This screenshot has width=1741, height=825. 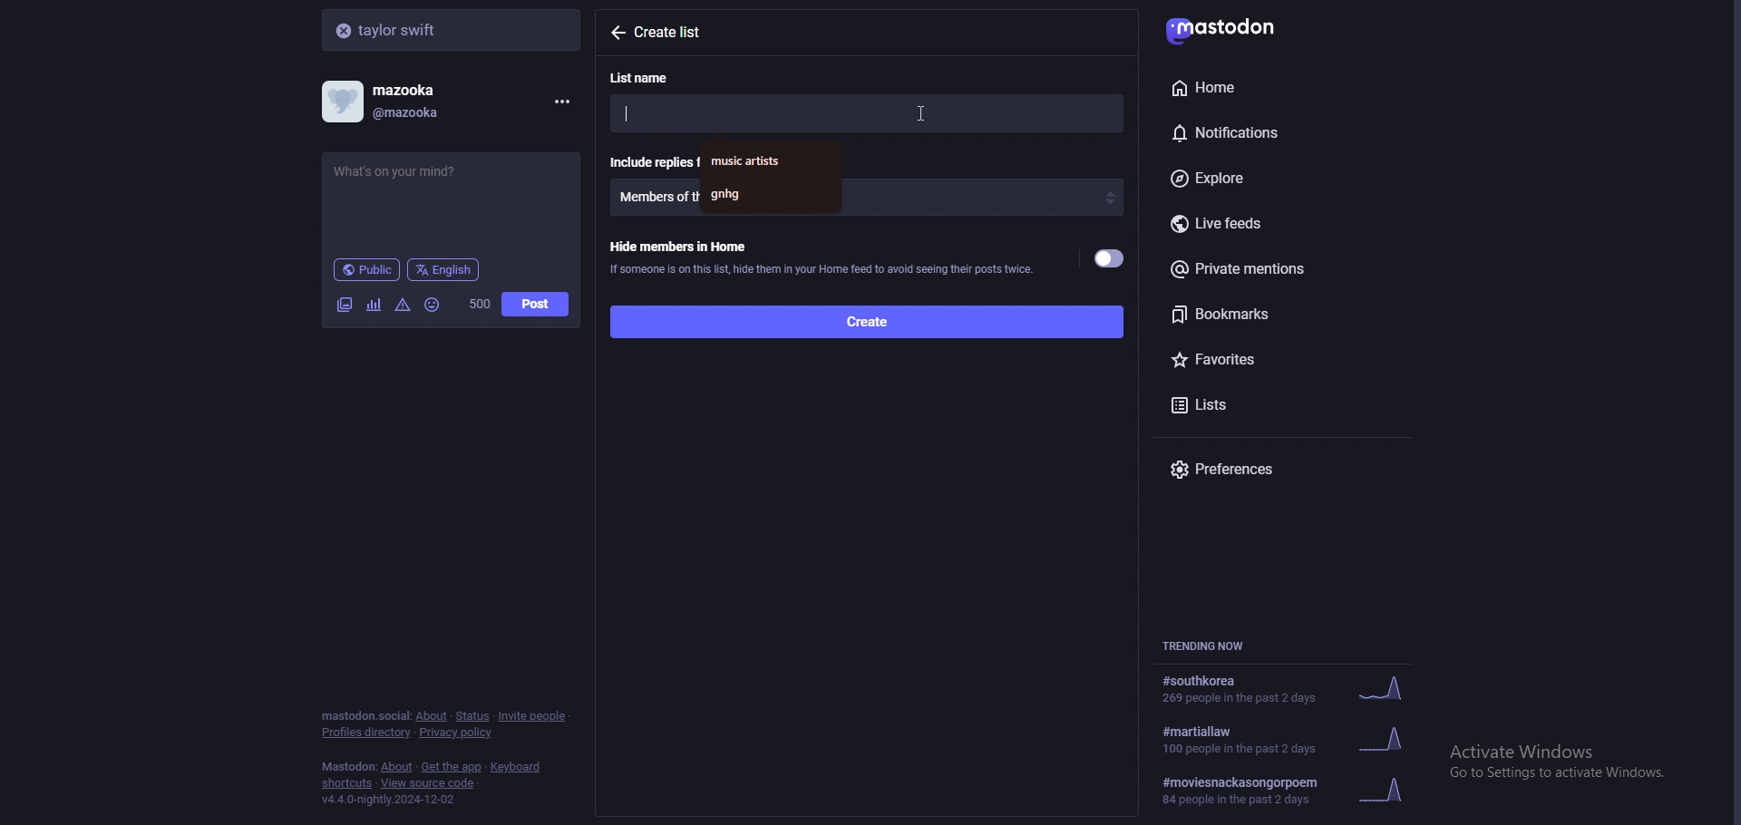 I want to click on view source code, so click(x=428, y=784).